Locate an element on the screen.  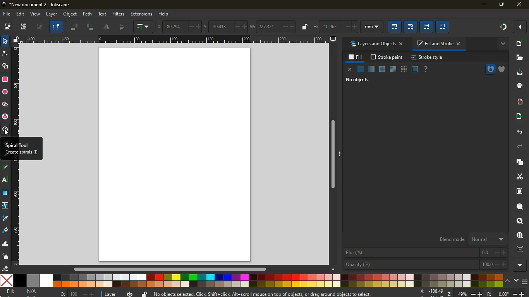
 is located at coordinates (170, 270).